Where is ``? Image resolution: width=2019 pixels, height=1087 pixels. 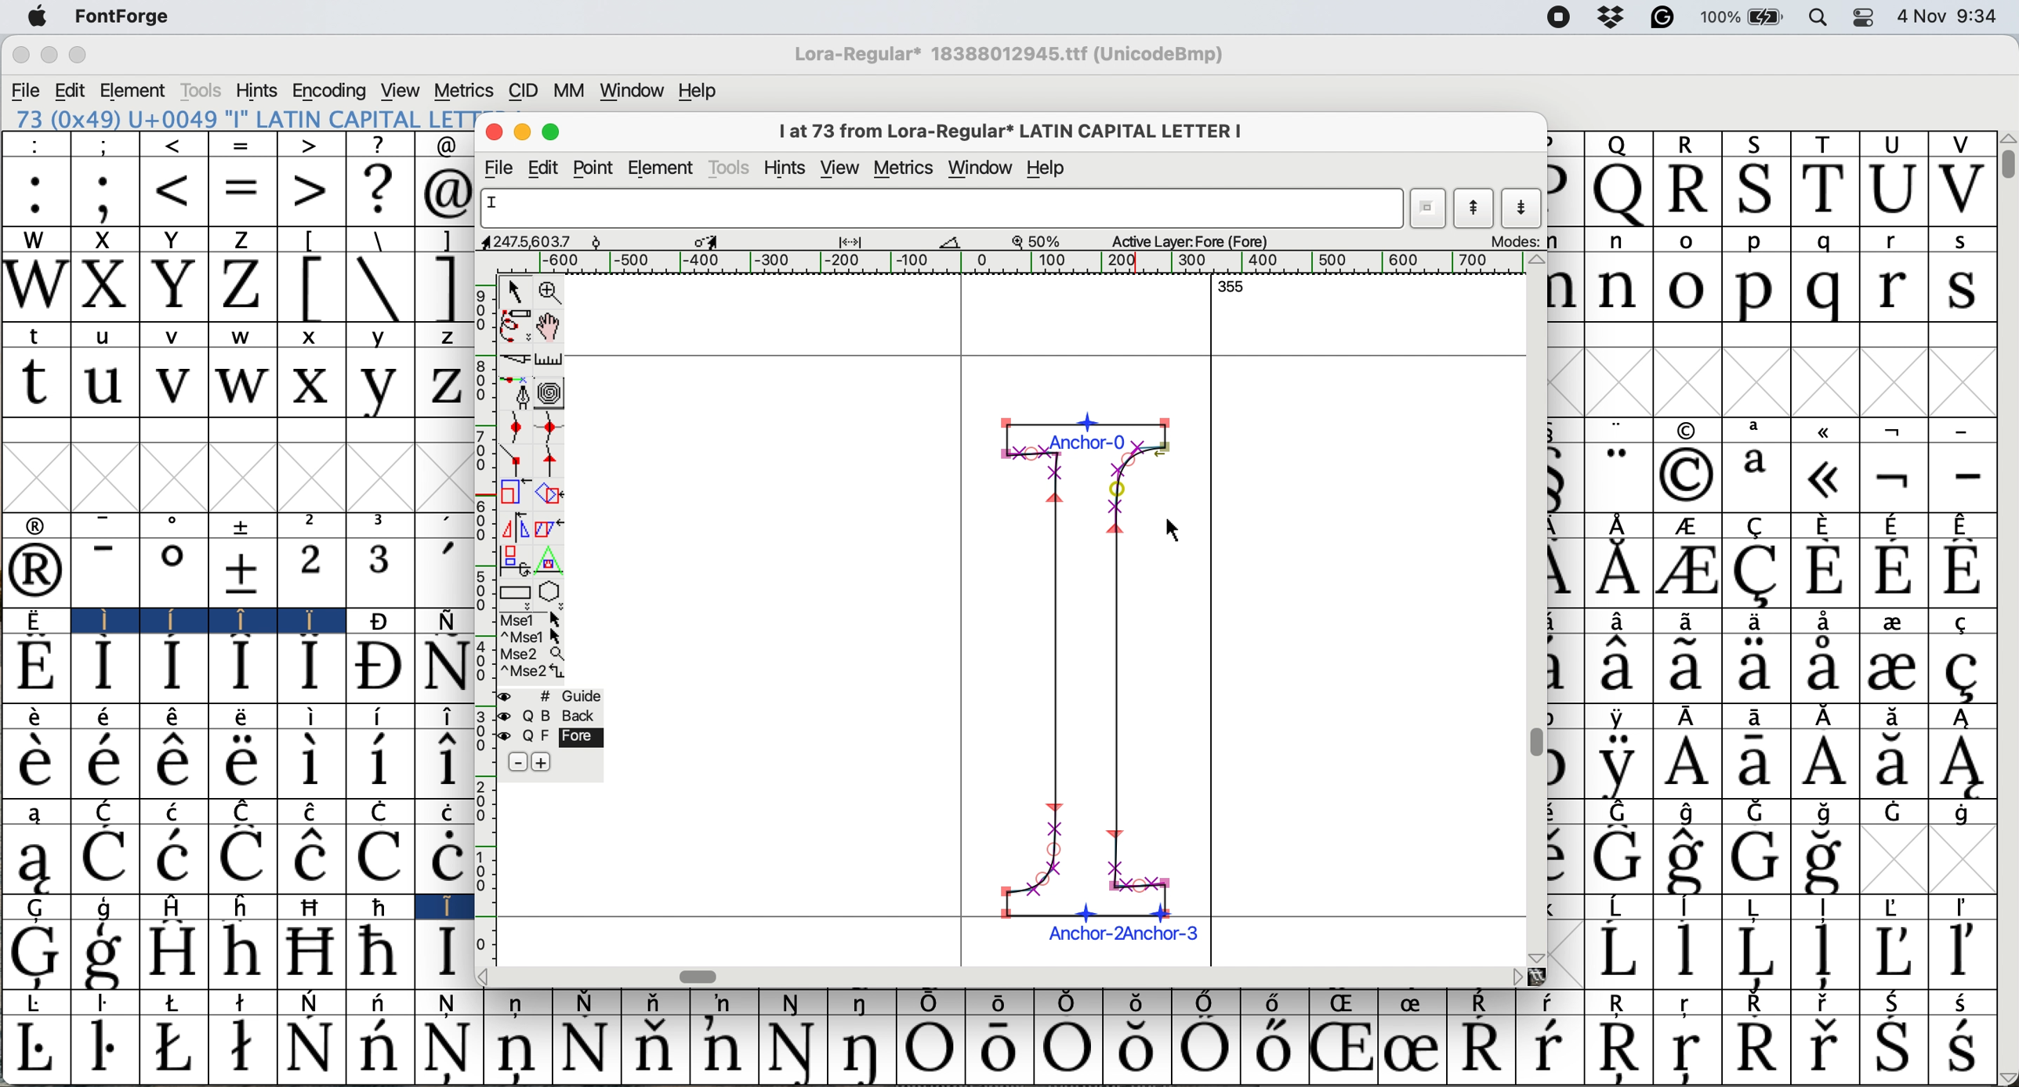
 is located at coordinates (243, 617).